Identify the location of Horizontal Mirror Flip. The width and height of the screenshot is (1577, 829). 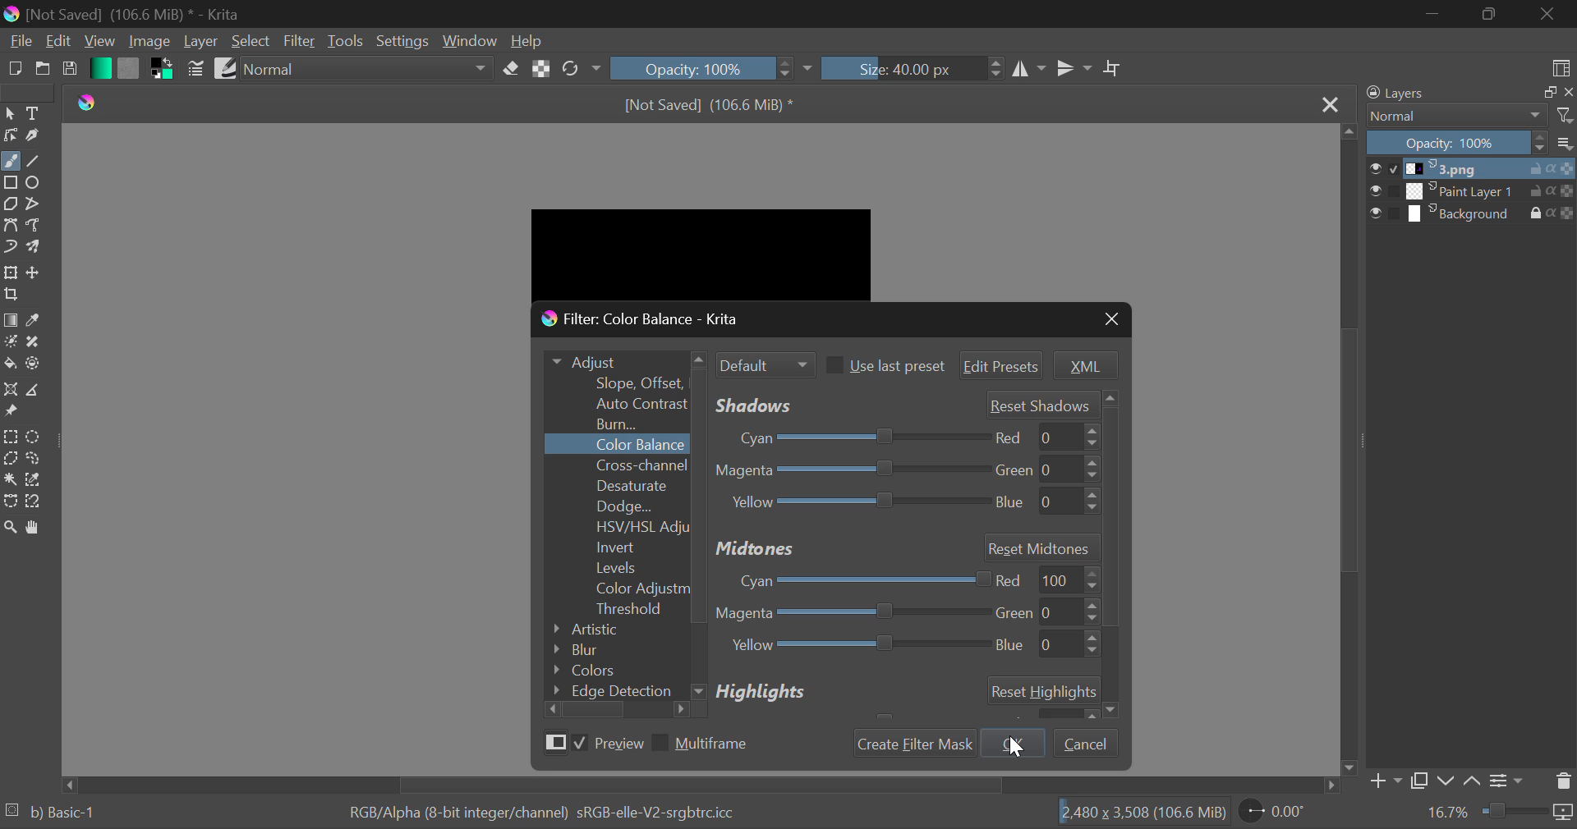
(1074, 68).